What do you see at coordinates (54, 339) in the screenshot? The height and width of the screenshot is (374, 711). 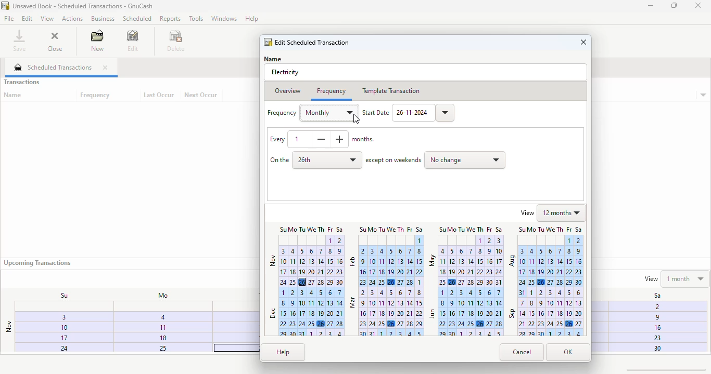 I see `17` at bounding box center [54, 339].